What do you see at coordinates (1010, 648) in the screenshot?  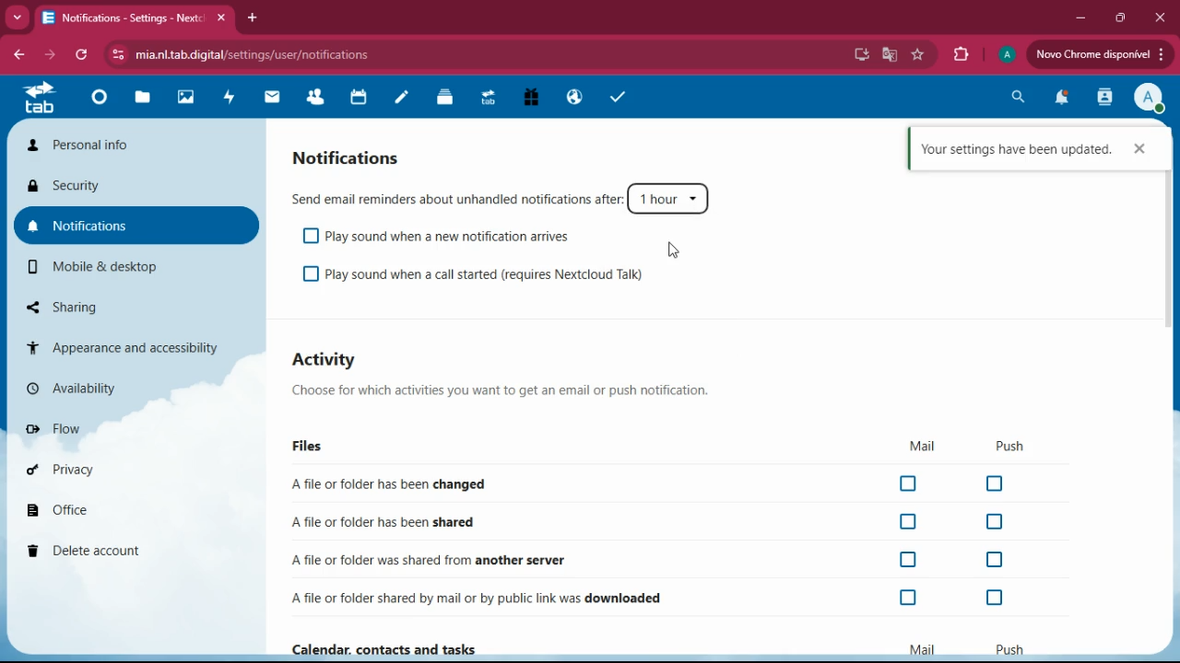 I see `push` at bounding box center [1010, 648].